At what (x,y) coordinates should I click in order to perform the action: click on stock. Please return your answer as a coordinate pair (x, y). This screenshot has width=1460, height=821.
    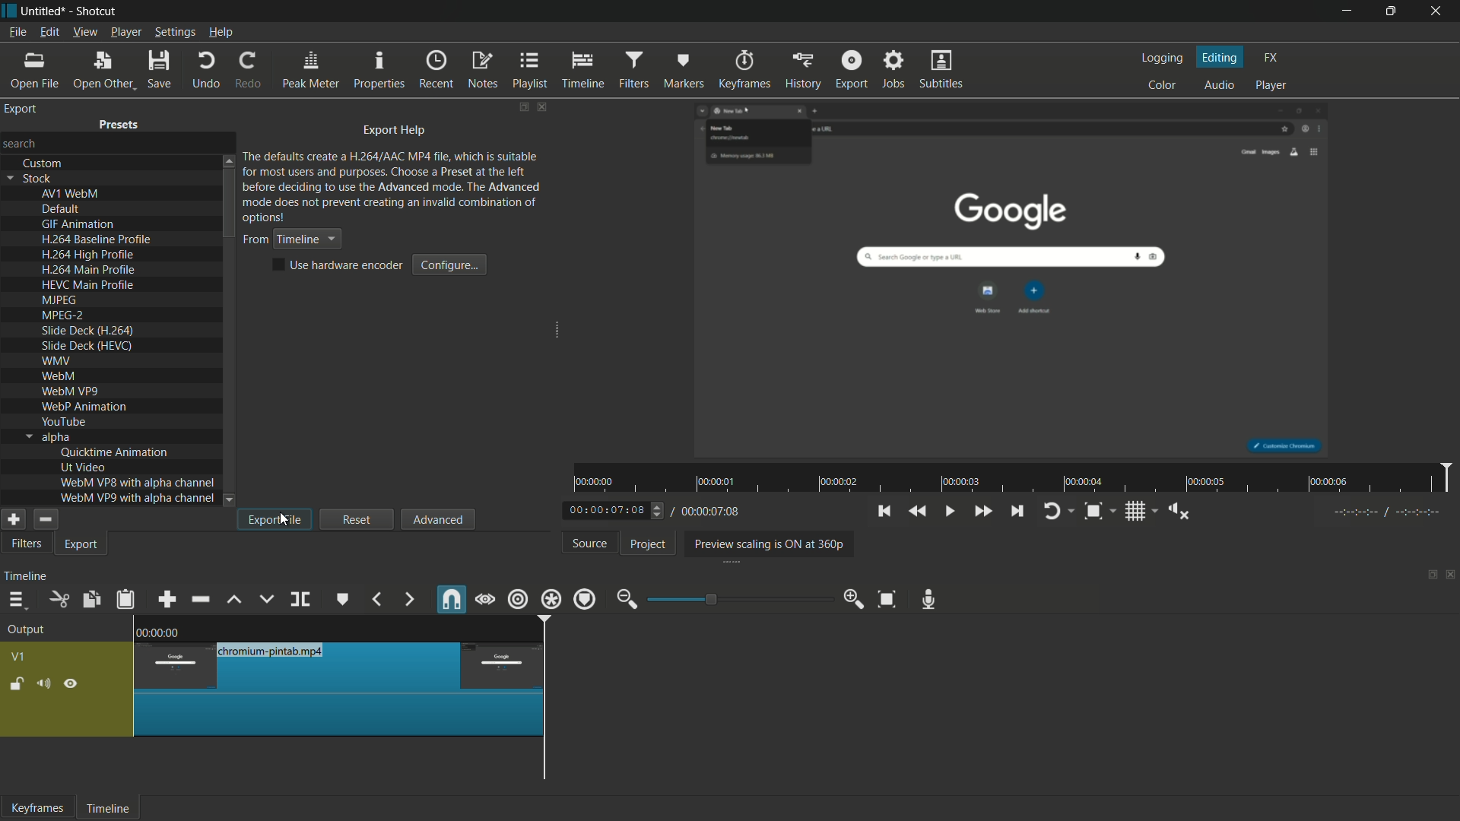
    Looking at the image, I should click on (34, 179).